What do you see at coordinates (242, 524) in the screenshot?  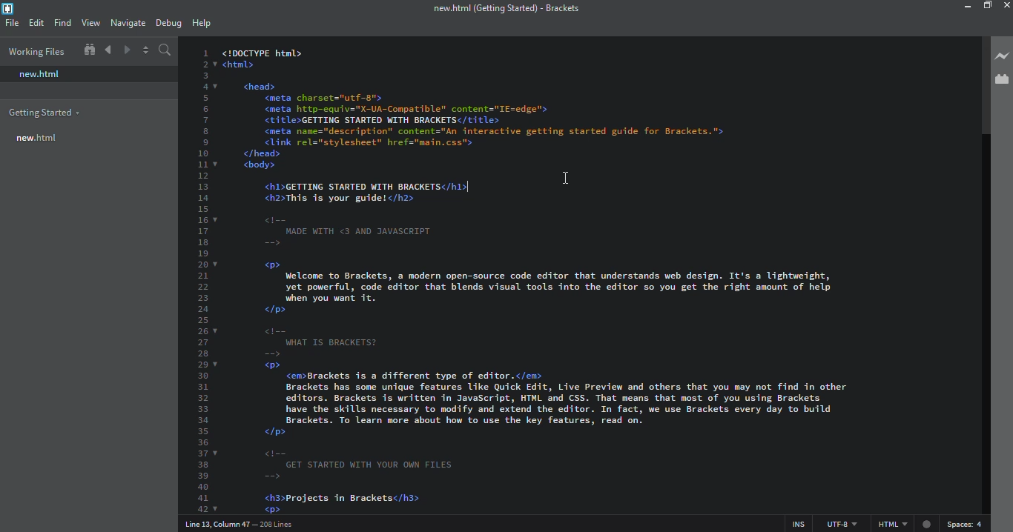 I see `line` at bounding box center [242, 524].